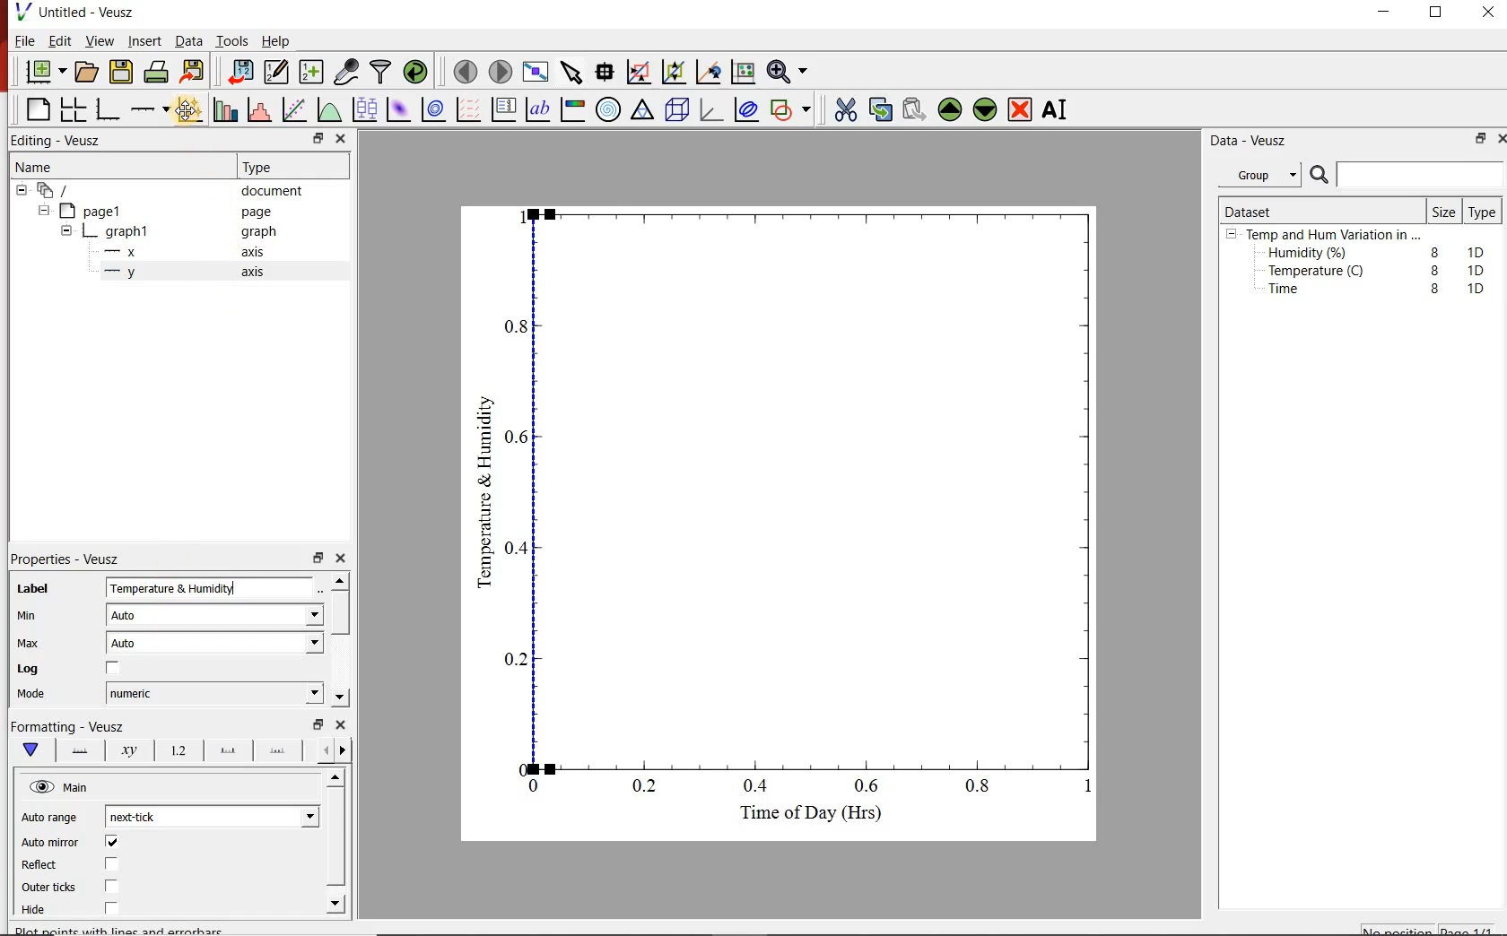 Image resolution: width=1507 pixels, height=936 pixels. I want to click on plot a 2d dataset as contours, so click(438, 110).